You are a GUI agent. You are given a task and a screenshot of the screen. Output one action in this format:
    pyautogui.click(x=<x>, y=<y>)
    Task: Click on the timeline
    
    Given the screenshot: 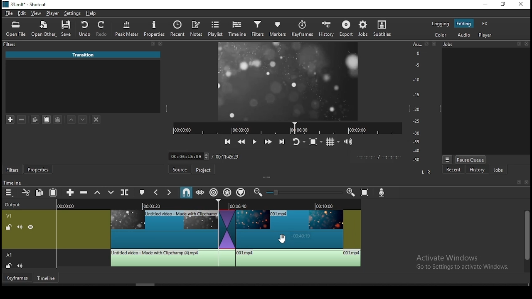 What is the action you would take?
    pyautogui.click(x=239, y=29)
    